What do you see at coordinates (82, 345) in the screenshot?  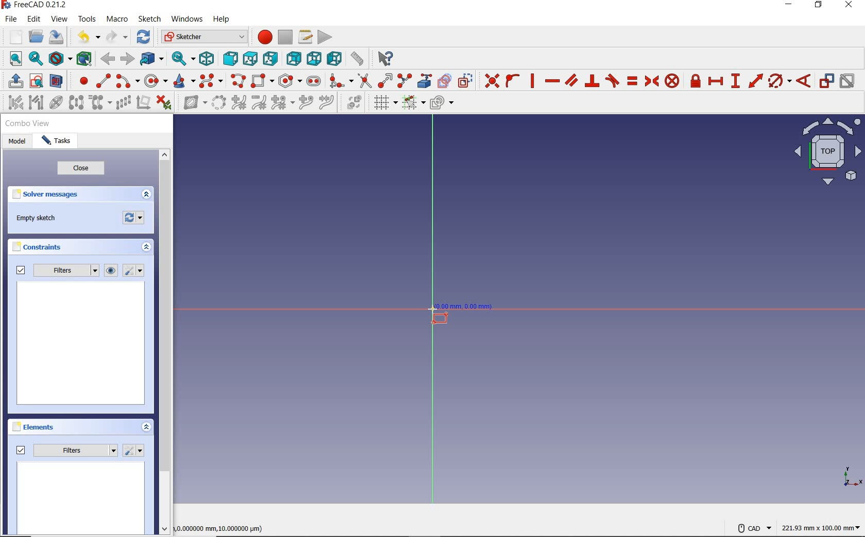 I see `preview` at bounding box center [82, 345].